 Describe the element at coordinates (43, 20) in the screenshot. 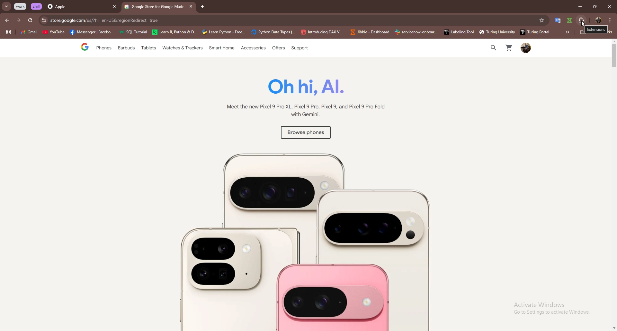

I see `site settings` at that location.